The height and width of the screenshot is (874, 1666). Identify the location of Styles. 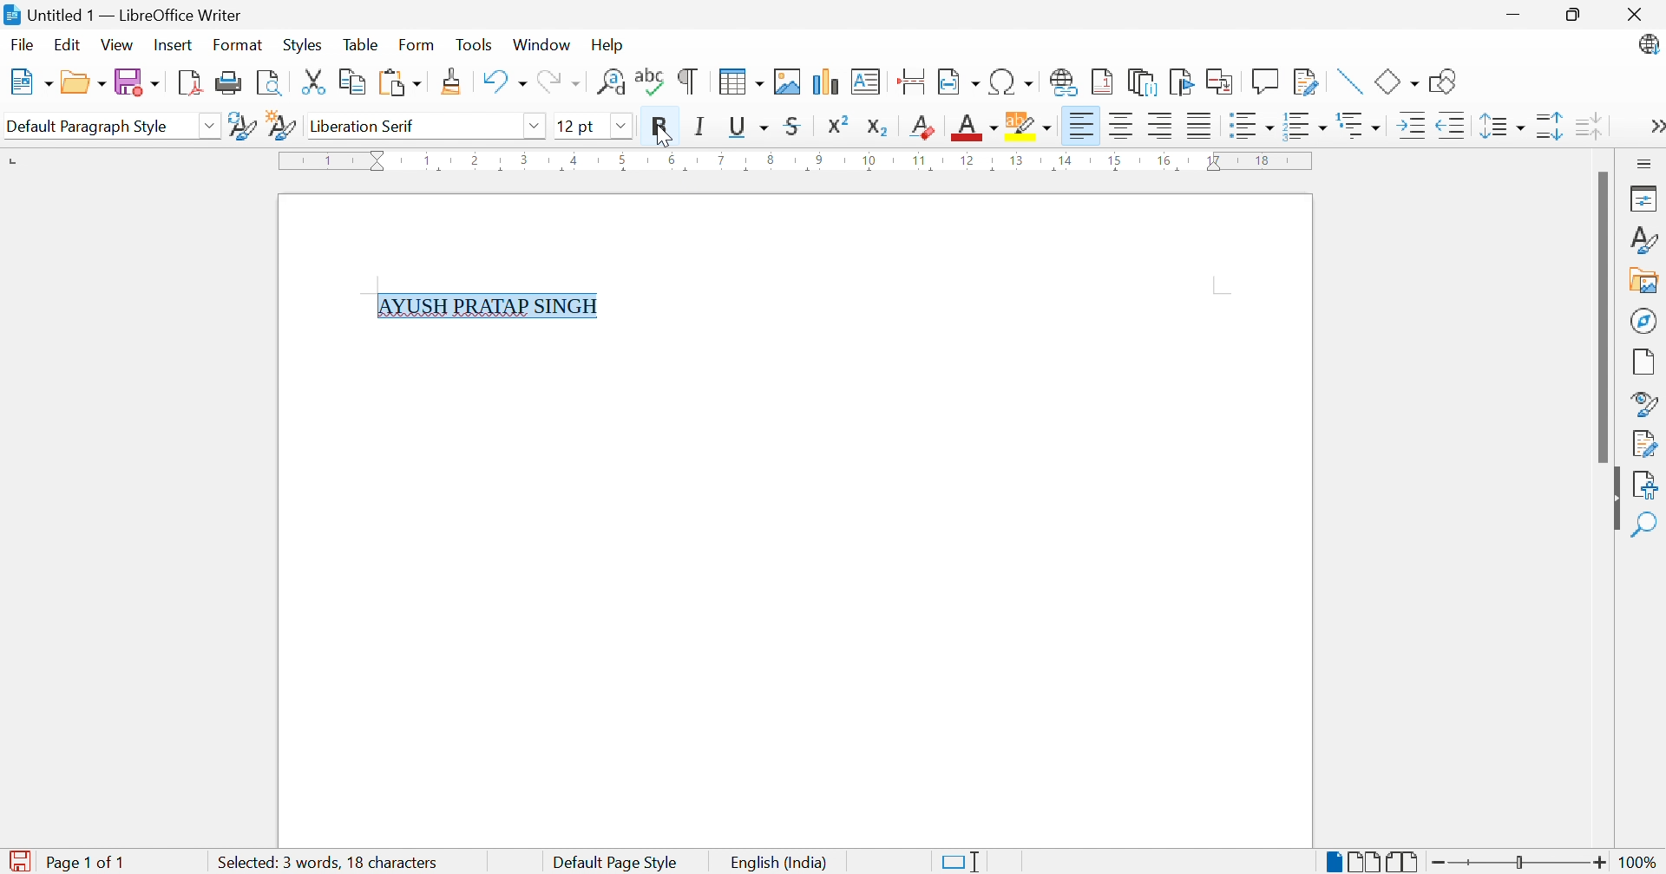
(1647, 242).